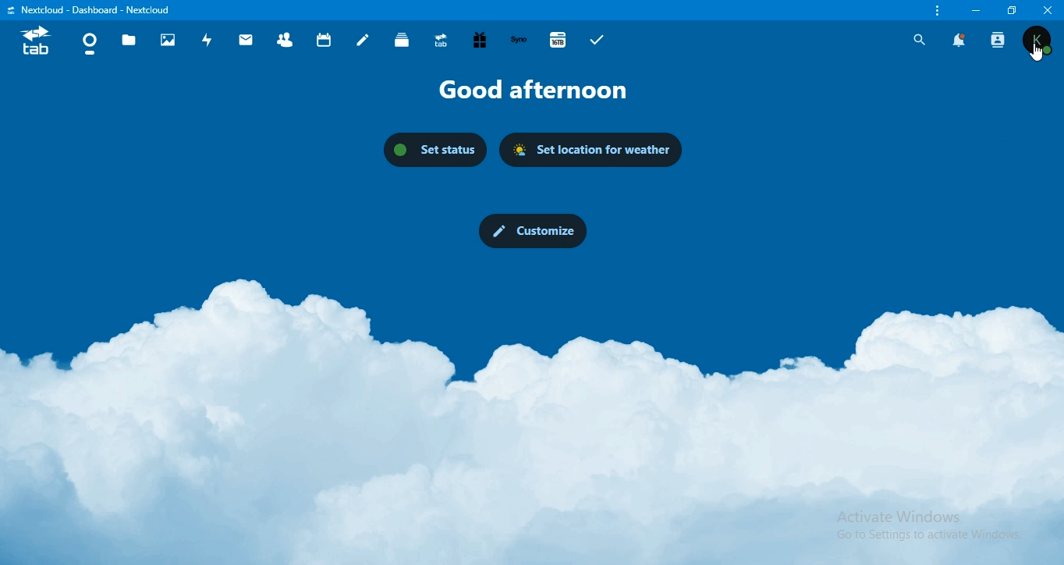 This screenshot has width=1064, height=565. I want to click on free trial, so click(481, 41).